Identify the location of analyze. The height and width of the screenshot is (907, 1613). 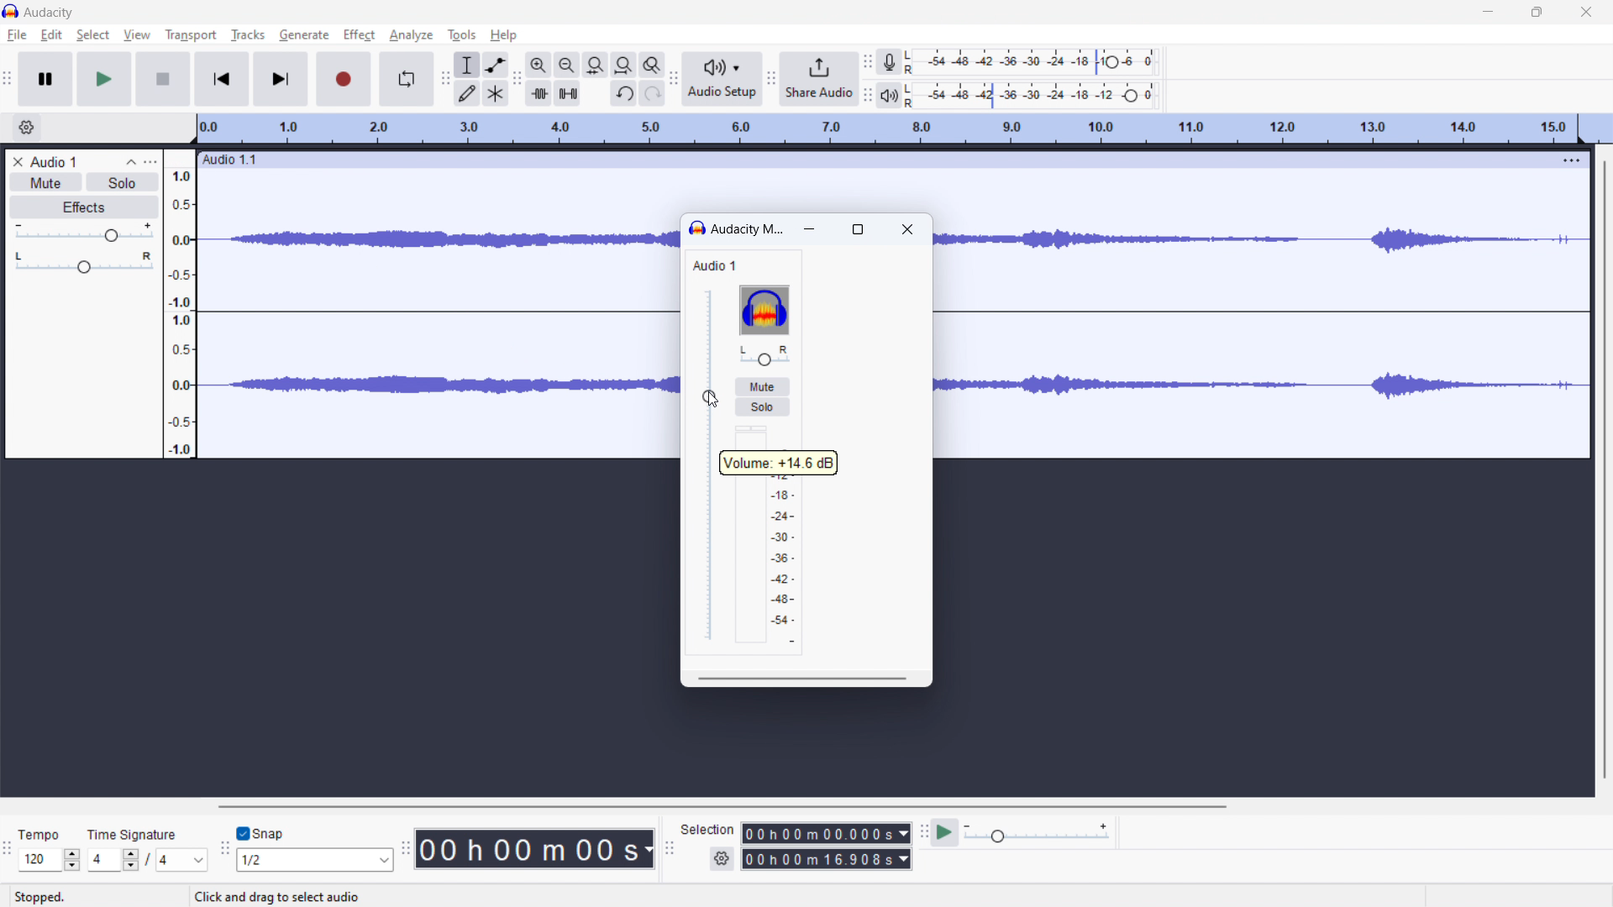
(412, 35).